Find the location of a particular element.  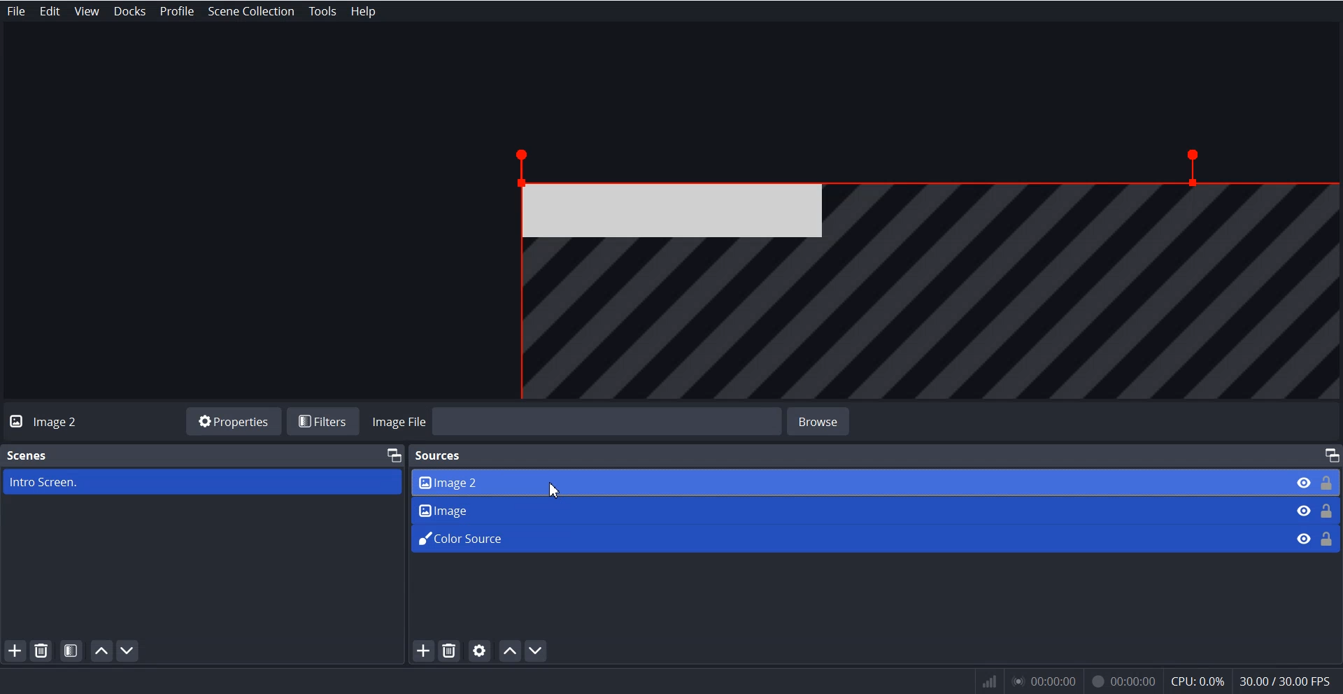

Intro Screen is located at coordinates (201, 482).